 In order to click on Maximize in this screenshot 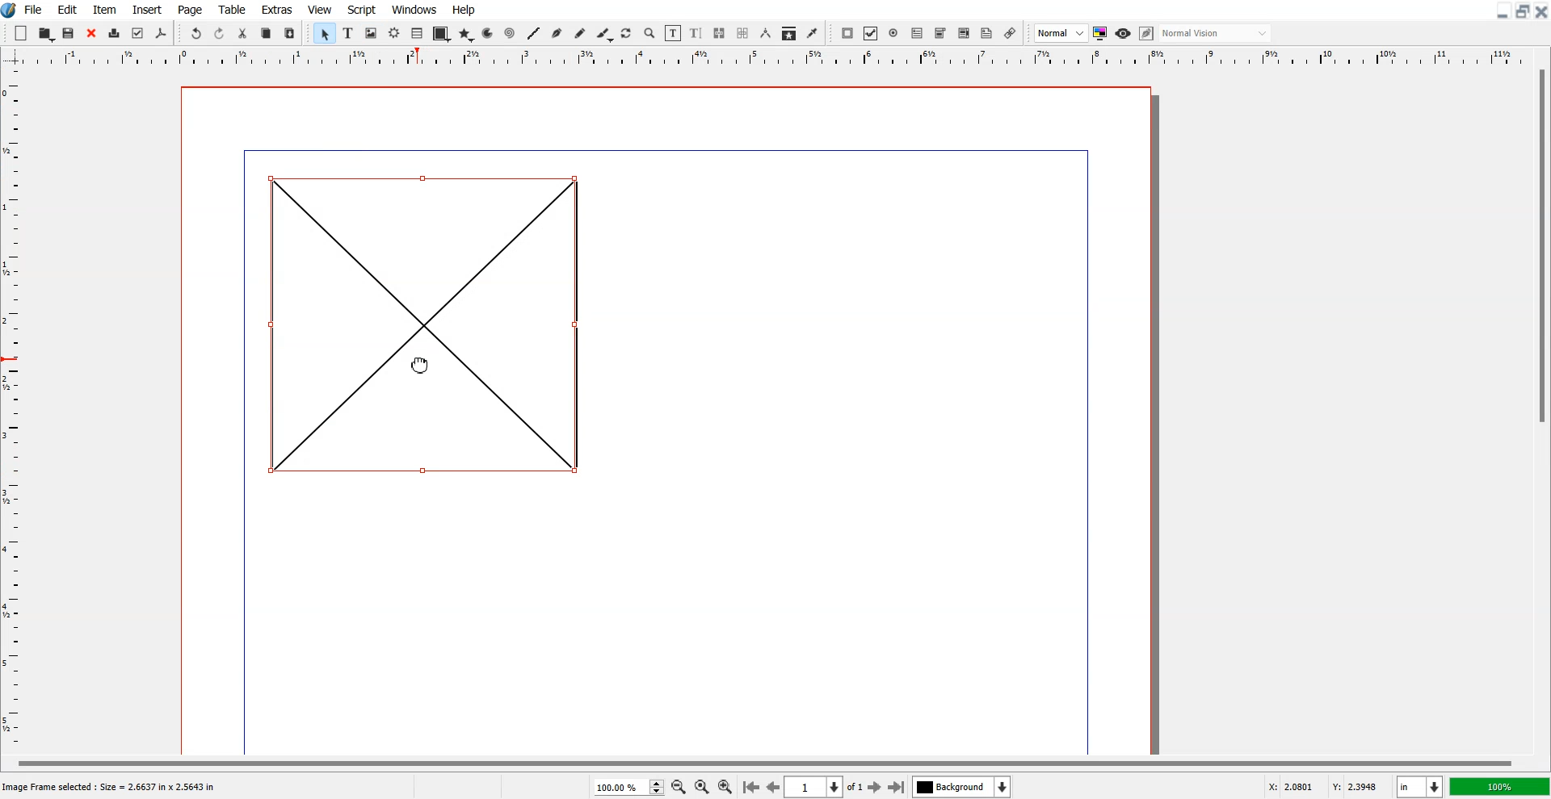, I will do `click(1522, 11)`.